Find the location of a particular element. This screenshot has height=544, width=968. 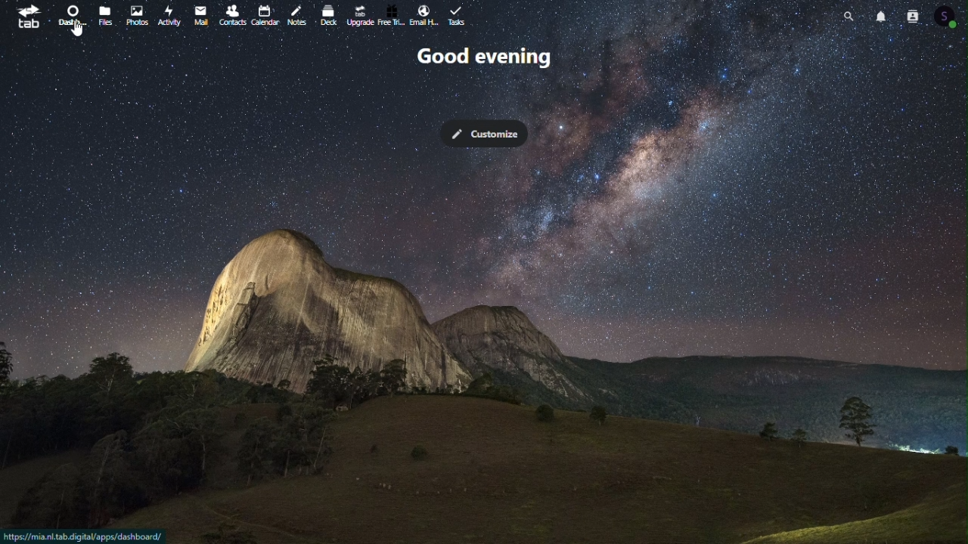

Contacts is located at coordinates (231, 14).